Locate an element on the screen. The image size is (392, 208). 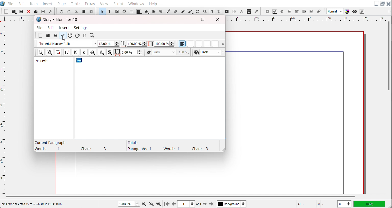
Measurements in inches is located at coordinates (344, 204).